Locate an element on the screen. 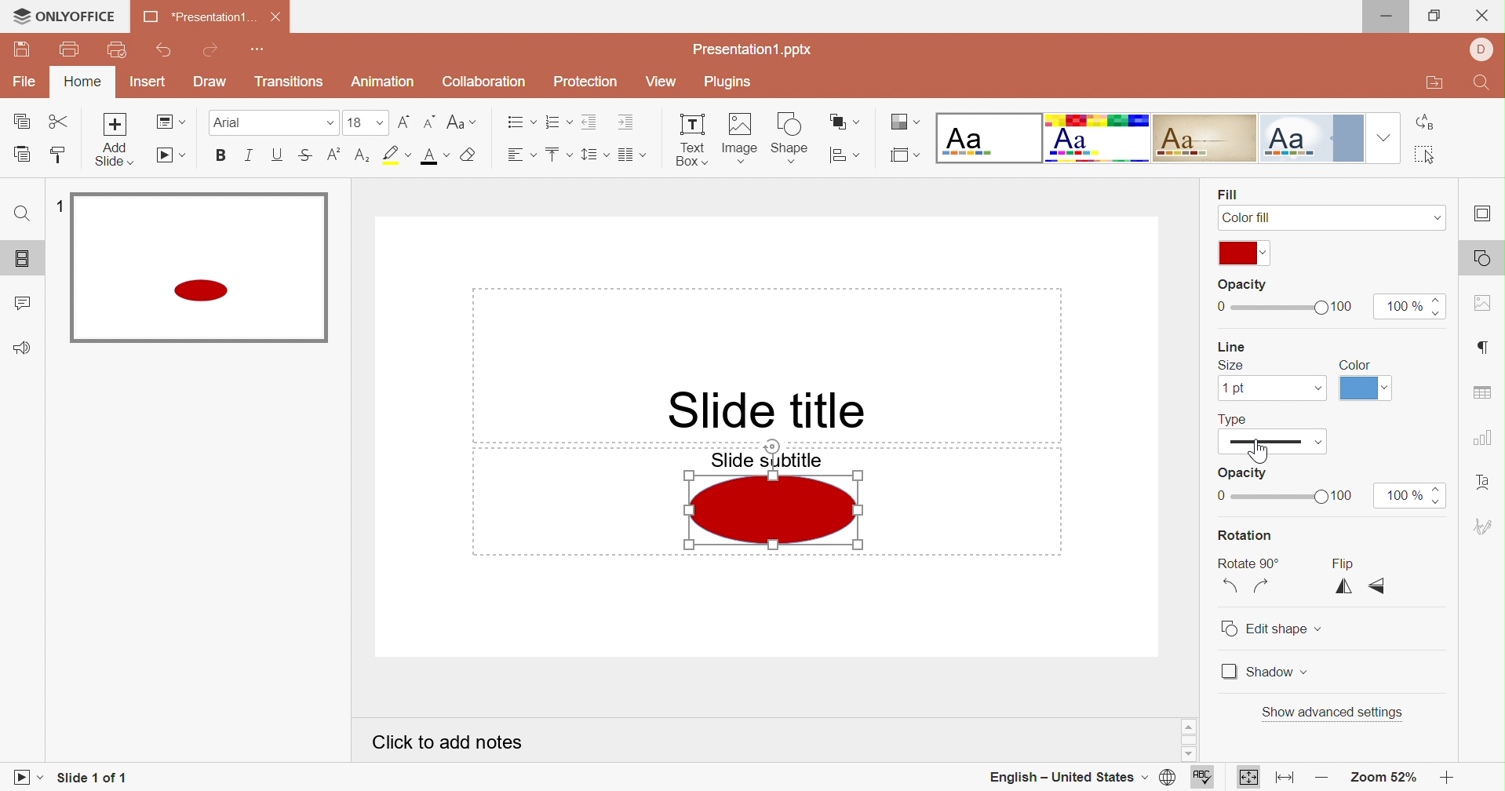  Protection is located at coordinates (587, 82).